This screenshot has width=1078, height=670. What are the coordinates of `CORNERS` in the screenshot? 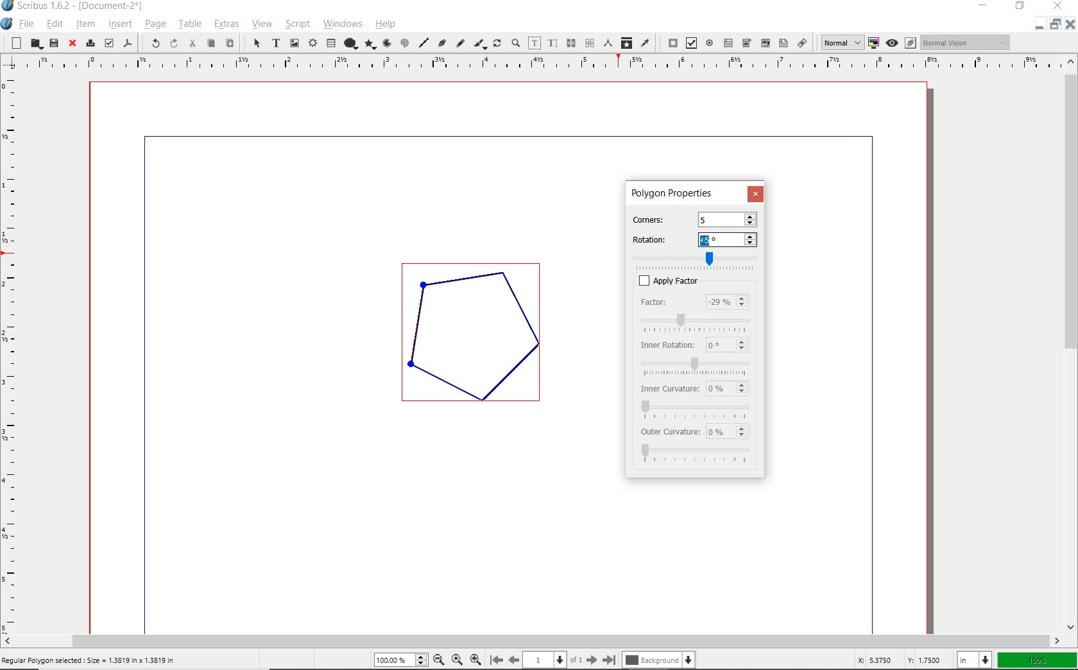 It's located at (658, 218).